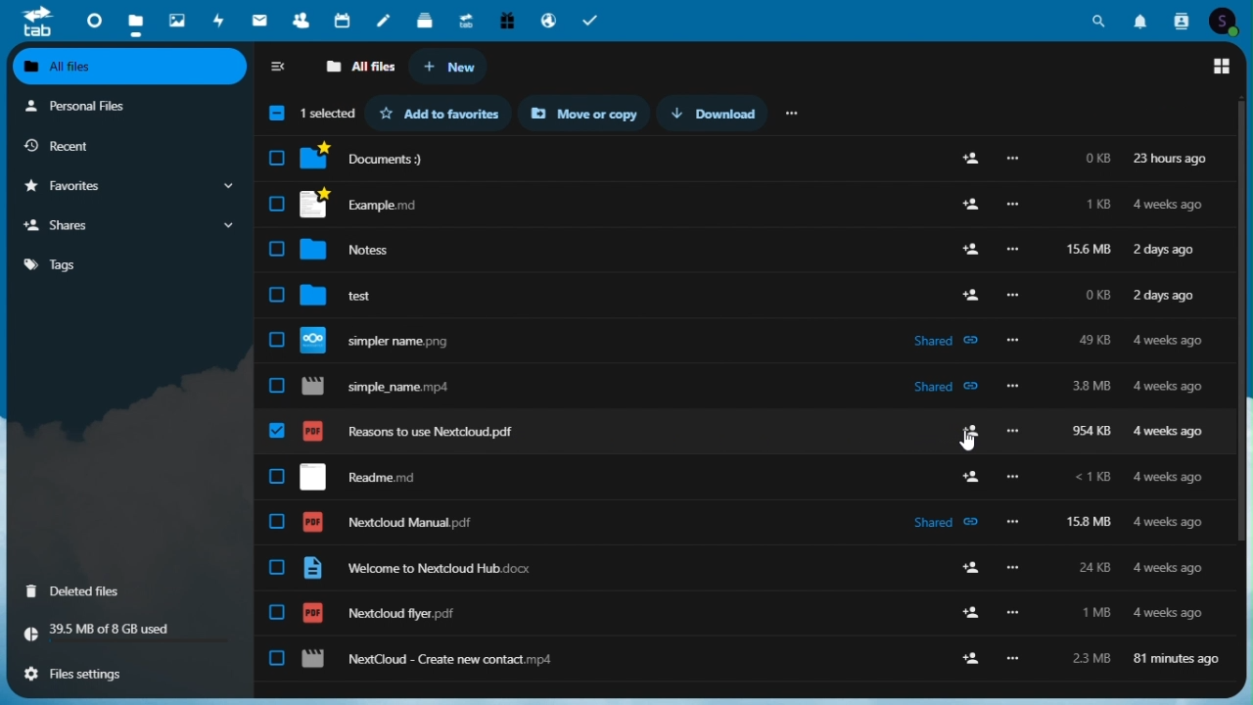 The height and width of the screenshot is (705, 1253). What do you see at coordinates (1092, 389) in the screenshot?
I see `3.8mb` at bounding box center [1092, 389].